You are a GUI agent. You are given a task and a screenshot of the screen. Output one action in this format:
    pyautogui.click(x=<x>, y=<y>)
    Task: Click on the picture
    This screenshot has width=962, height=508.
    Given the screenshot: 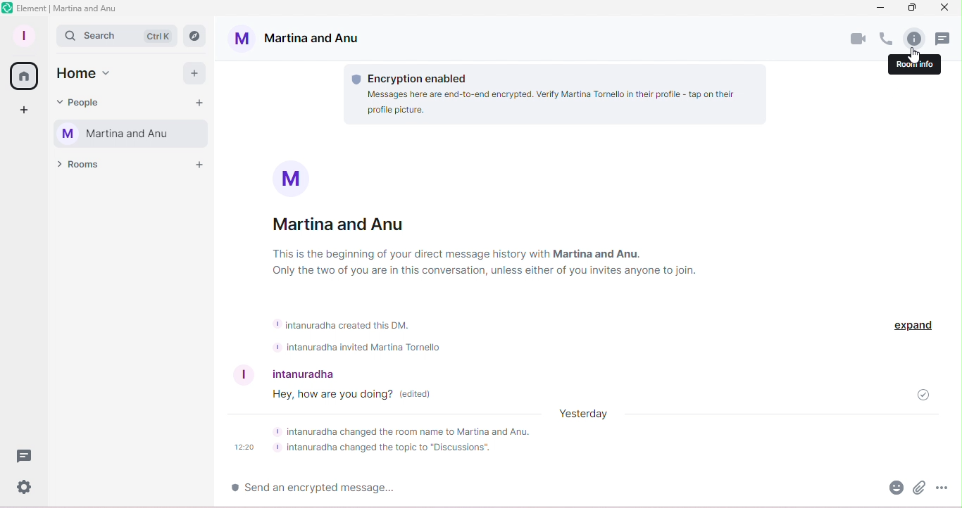 What is the action you would take?
    pyautogui.click(x=292, y=179)
    